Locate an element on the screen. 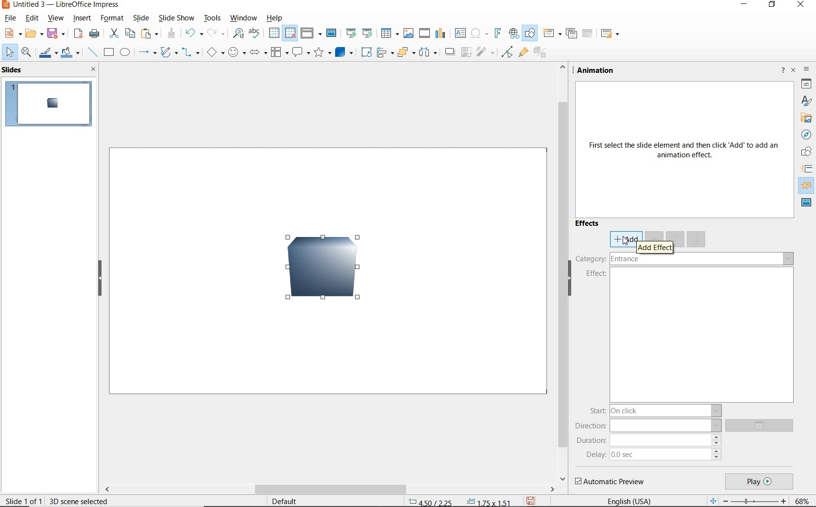 The width and height of the screenshot is (816, 507). save as pdf is located at coordinates (77, 34).